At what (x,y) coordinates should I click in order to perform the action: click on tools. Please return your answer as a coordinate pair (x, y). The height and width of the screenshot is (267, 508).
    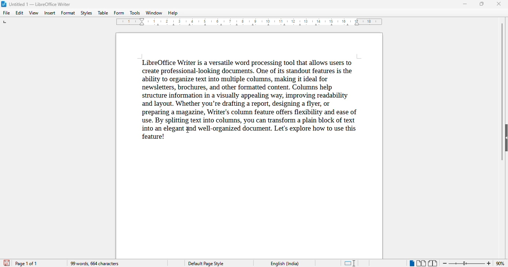
    Looking at the image, I should click on (135, 13).